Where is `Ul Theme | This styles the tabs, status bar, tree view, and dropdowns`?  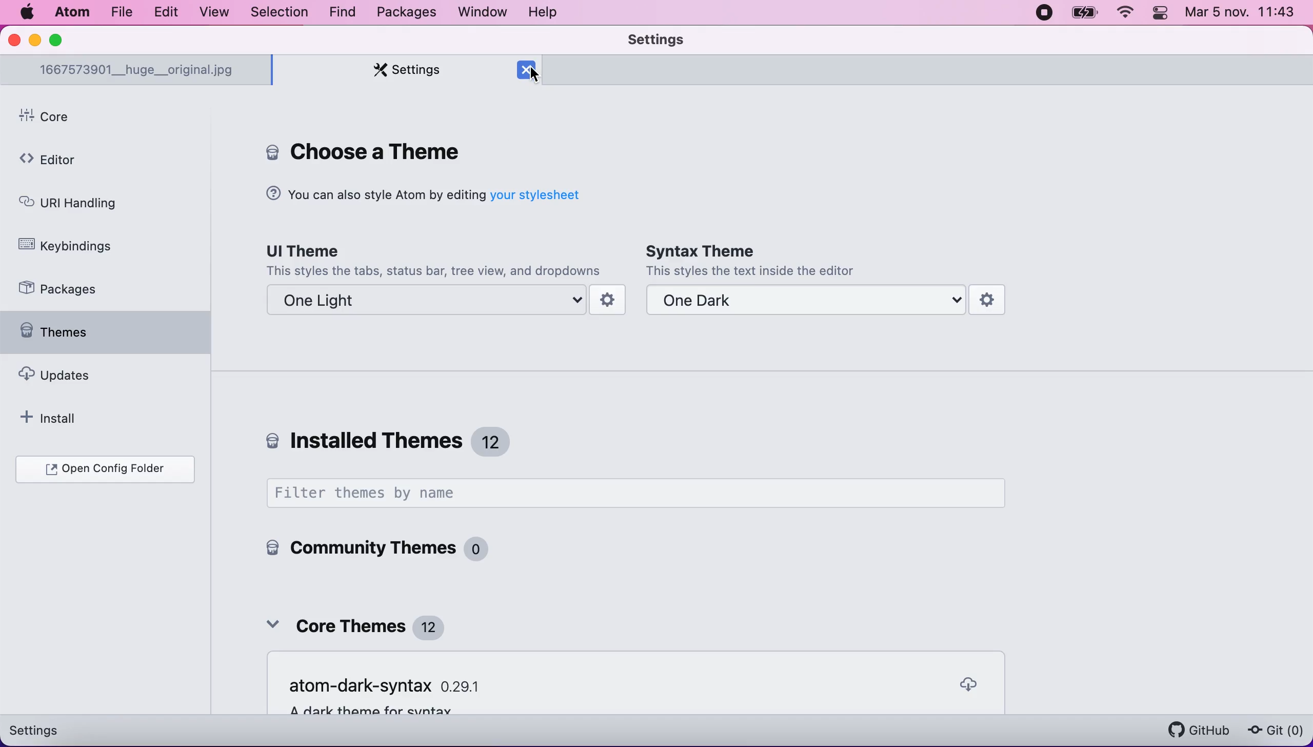 Ul Theme | This styles the tabs, status bar, tree view, and dropdowns is located at coordinates (433, 259).